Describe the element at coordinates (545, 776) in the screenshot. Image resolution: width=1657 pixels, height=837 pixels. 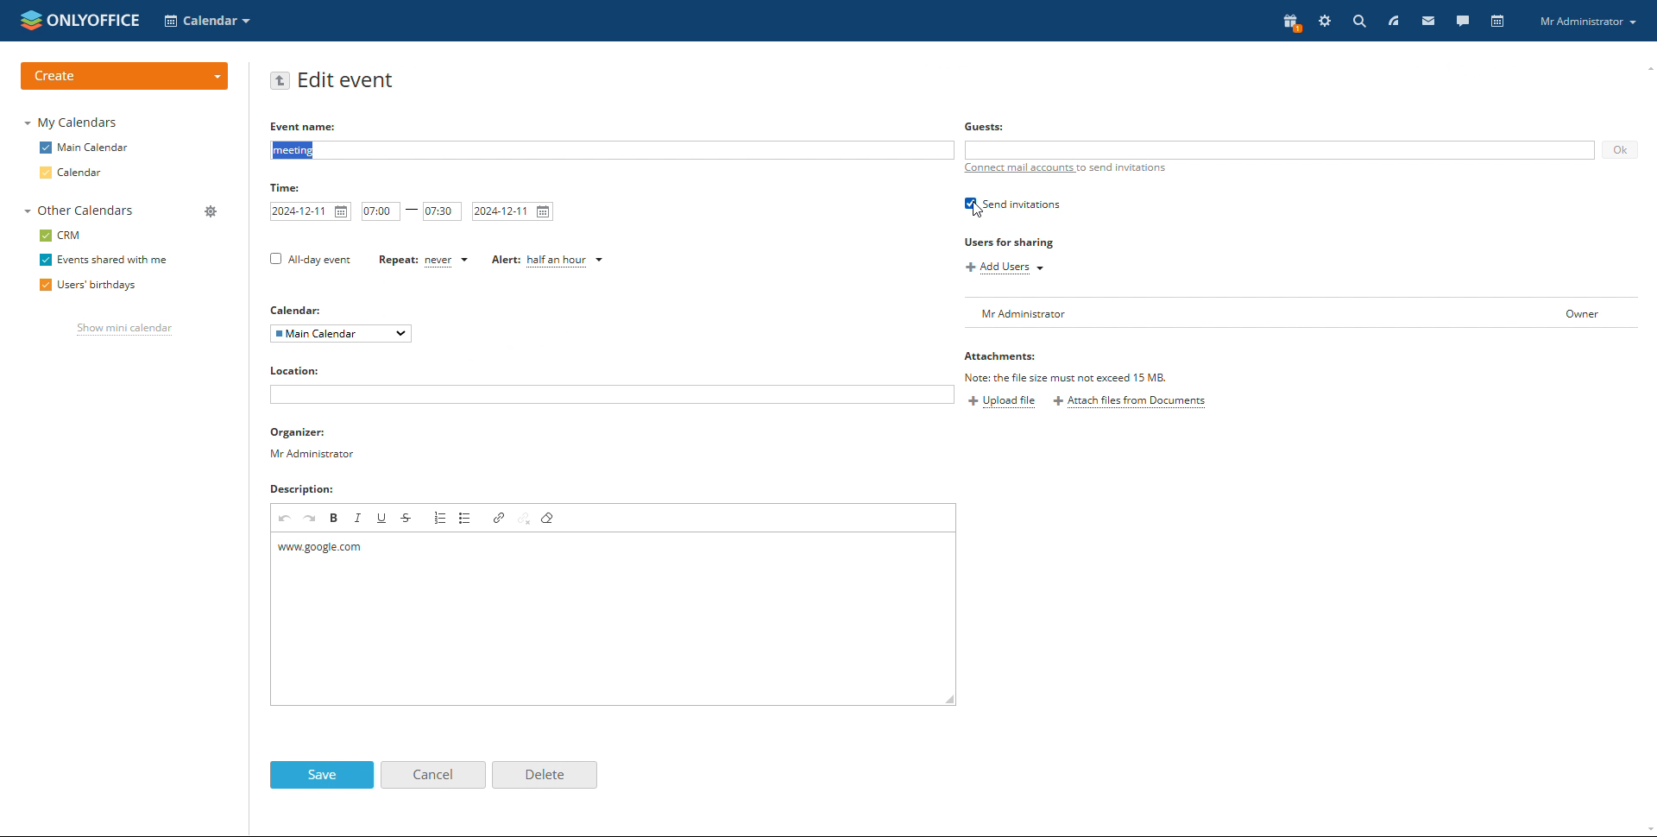
I see `delete` at that location.